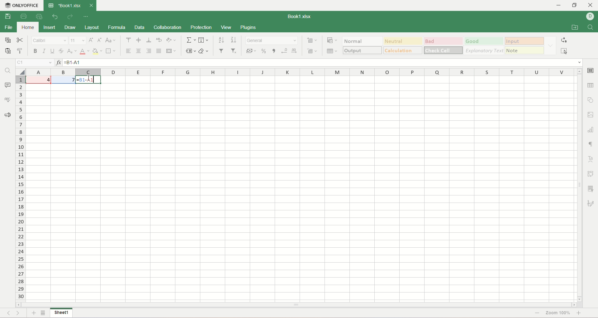 This screenshot has height=318, width=598. Describe the element at coordinates (311, 50) in the screenshot. I see `remove cell` at that location.